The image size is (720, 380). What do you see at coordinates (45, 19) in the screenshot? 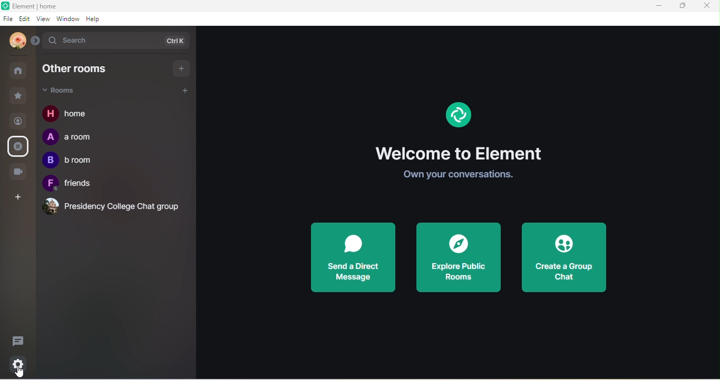
I see `view` at bounding box center [45, 19].